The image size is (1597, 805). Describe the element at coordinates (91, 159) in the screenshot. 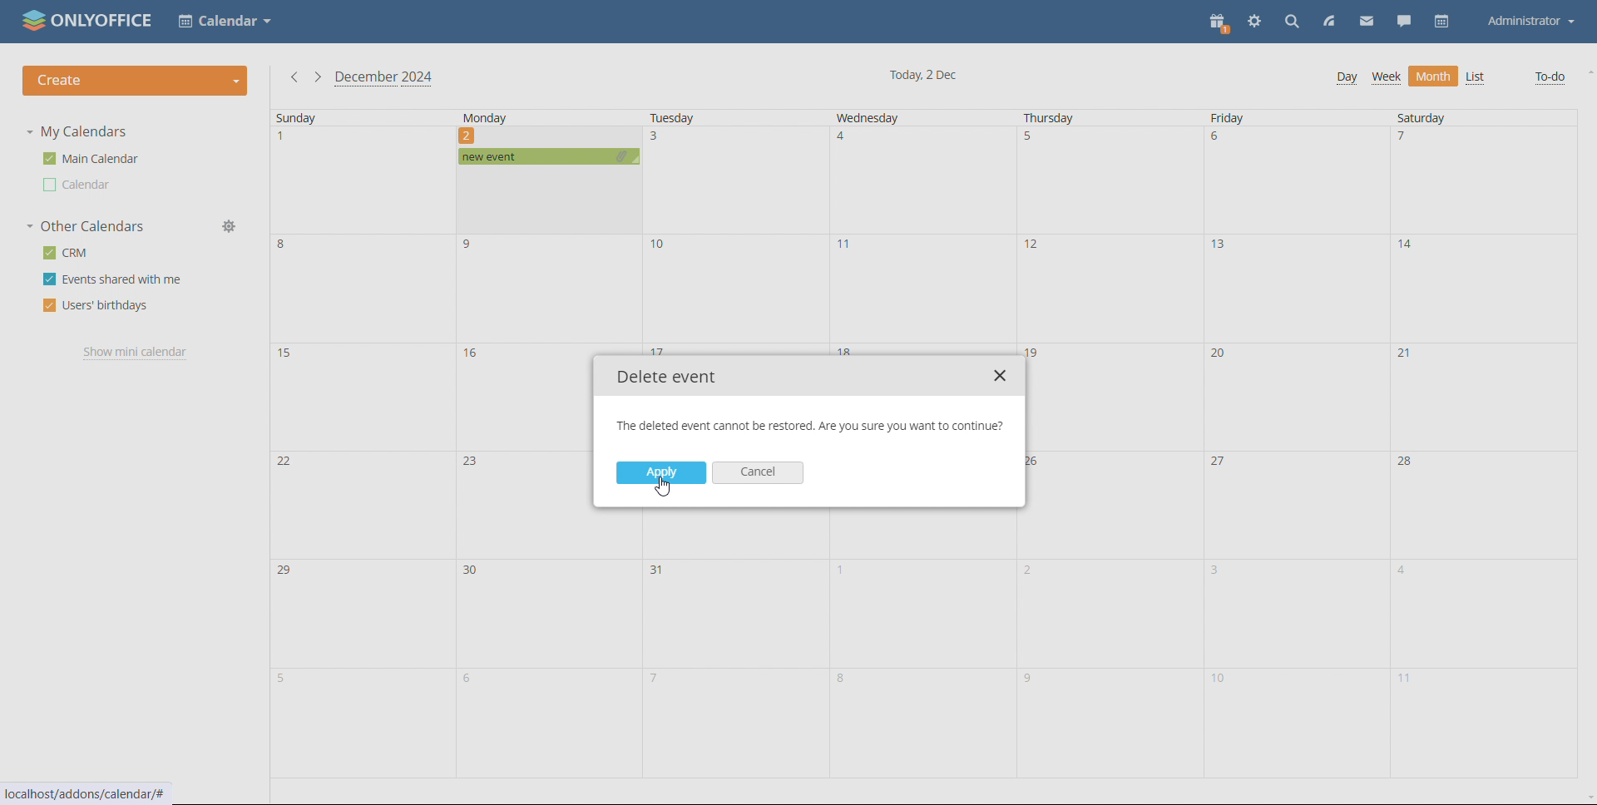

I see `main calendar` at that location.